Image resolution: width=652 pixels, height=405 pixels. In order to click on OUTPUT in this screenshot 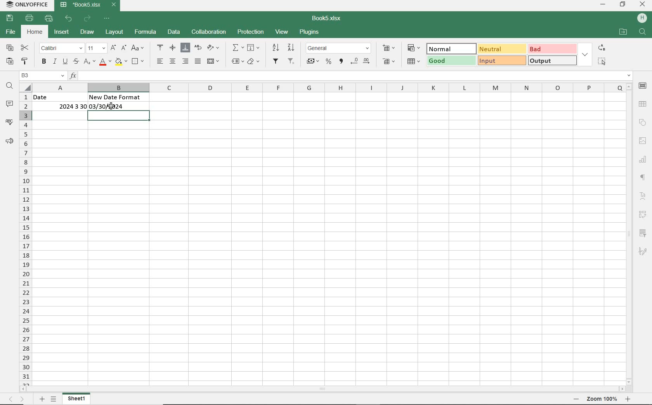, I will do `click(553, 60)`.